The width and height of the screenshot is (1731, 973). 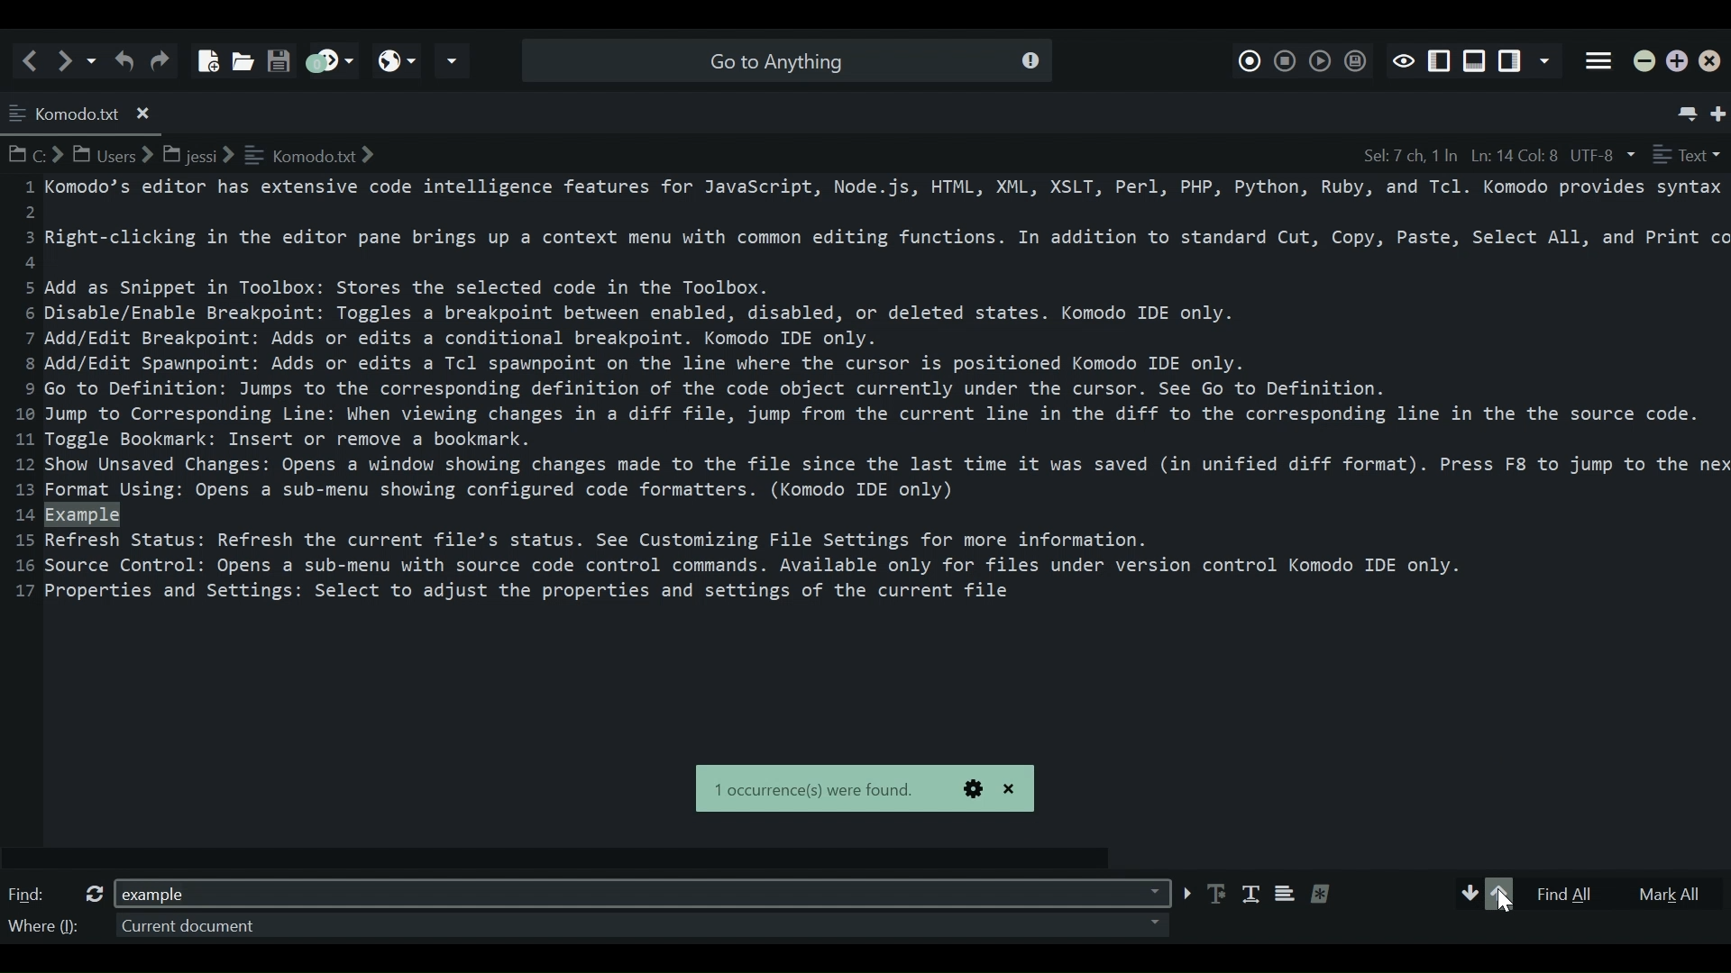 What do you see at coordinates (1473, 61) in the screenshot?
I see `Show/Hide Pane Below` at bounding box center [1473, 61].